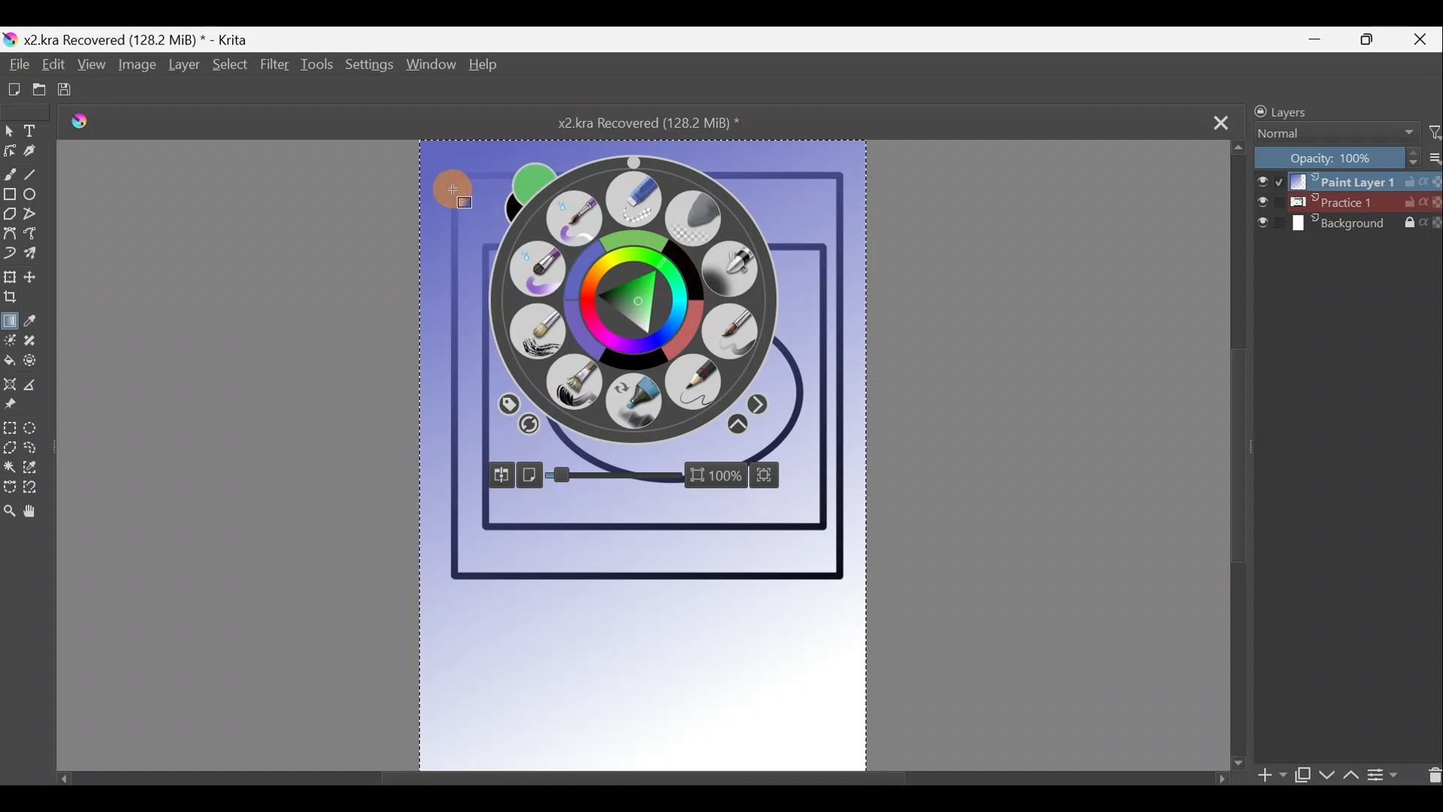  Describe the element at coordinates (11, 278) in the screenshot. I see `Transform a layer/selection` at that location.